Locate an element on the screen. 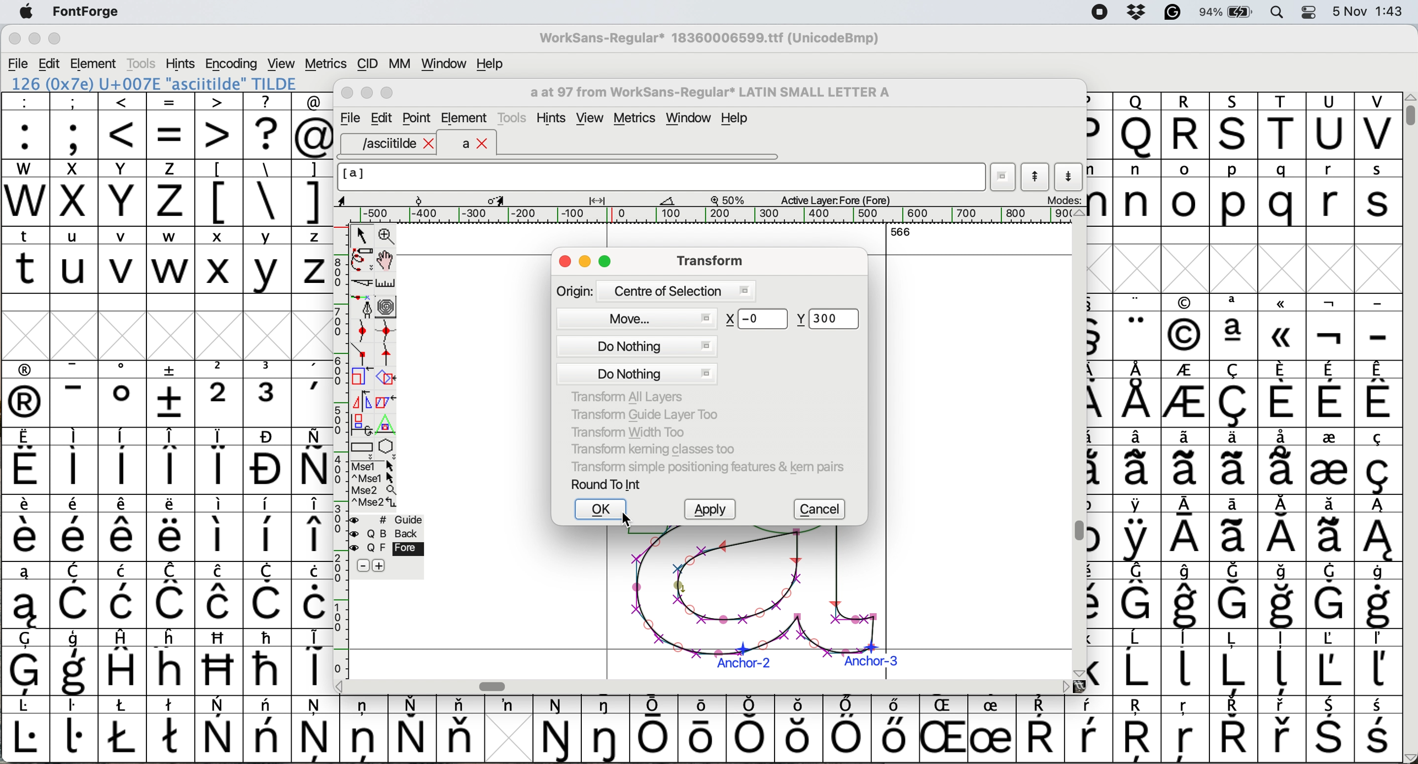 The height and width of the screenshot is (764, 1418). symbol is located at coordinates (364, 728).